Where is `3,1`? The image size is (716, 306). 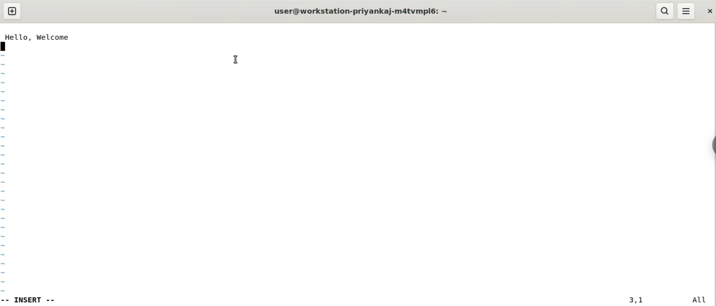 3,1 is located at coordinates (635, 300).